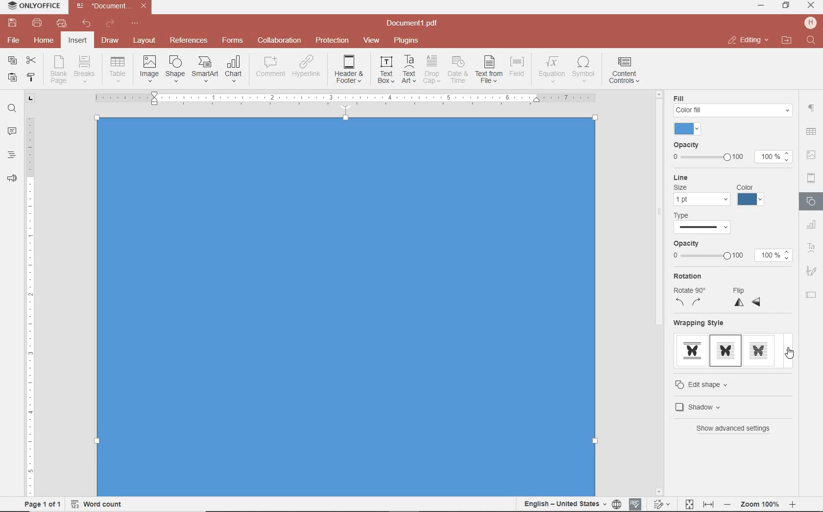 Image resolution: width=823 pixels, height=512 pixels. What do you see at coordinates (174, 68) in the screenshot?
I see `INSERT SHAPE` at bounding box center [174, 68].